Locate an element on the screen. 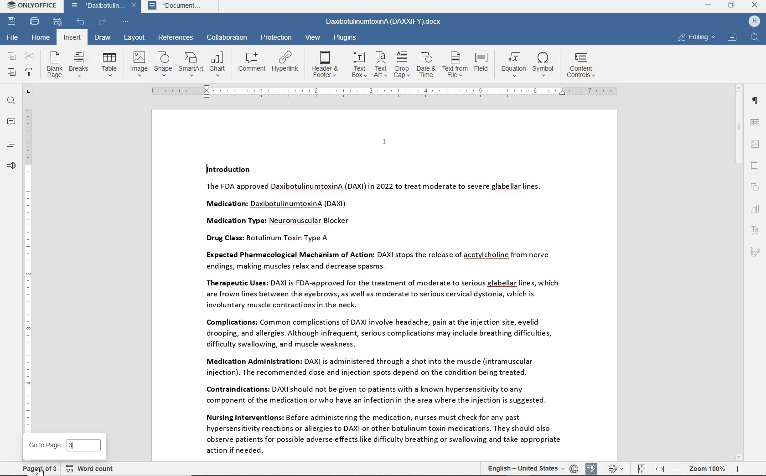 The image size is (766, 476). track changes is located at coordinates (615, 469).